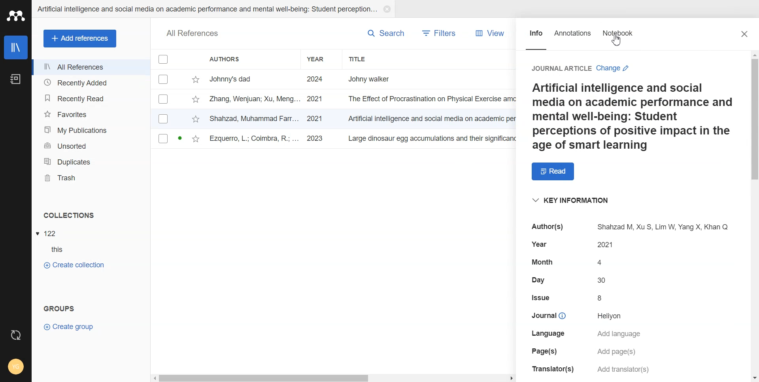  Describe the element at coordinates (164, 99) in the screenshot. I see `Checkbox` at that location.